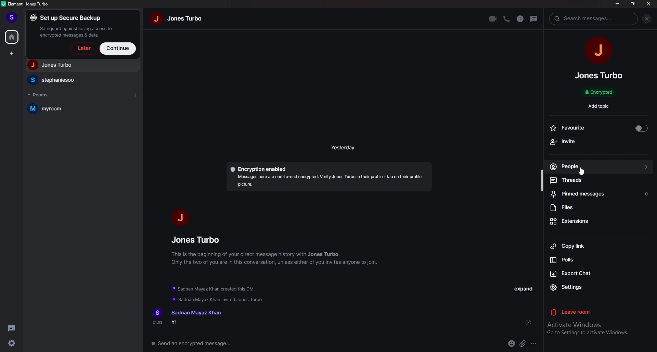 Image resolution: width=657 pixels, height=352 pixels. Describe the element at coordinates (196, 343) in the screenshot. I see `message box` at that location.